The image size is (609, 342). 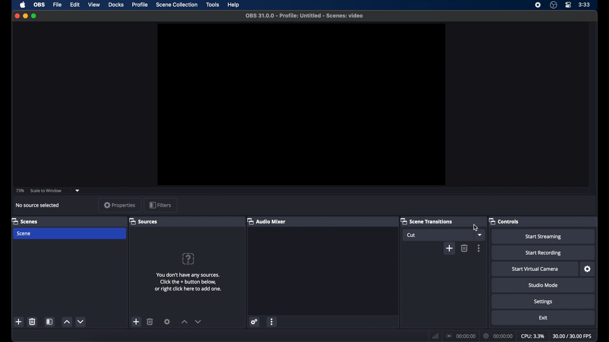 What do you see at coordinates (50, 322) in the screenshot?
I see `scene filters` at bounding box center [50, 322].